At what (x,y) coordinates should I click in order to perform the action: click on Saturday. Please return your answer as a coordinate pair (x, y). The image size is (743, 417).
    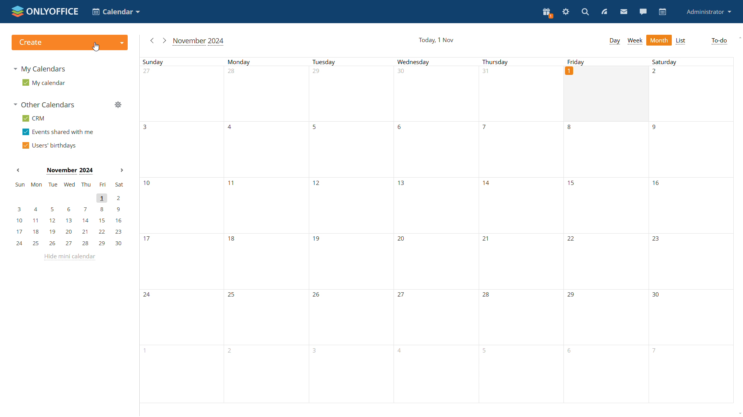
    Looking at the image, I should click on (690, 230).